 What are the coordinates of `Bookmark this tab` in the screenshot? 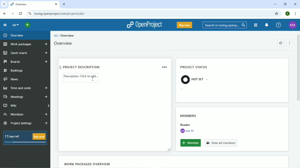 It's located at (276, 13).